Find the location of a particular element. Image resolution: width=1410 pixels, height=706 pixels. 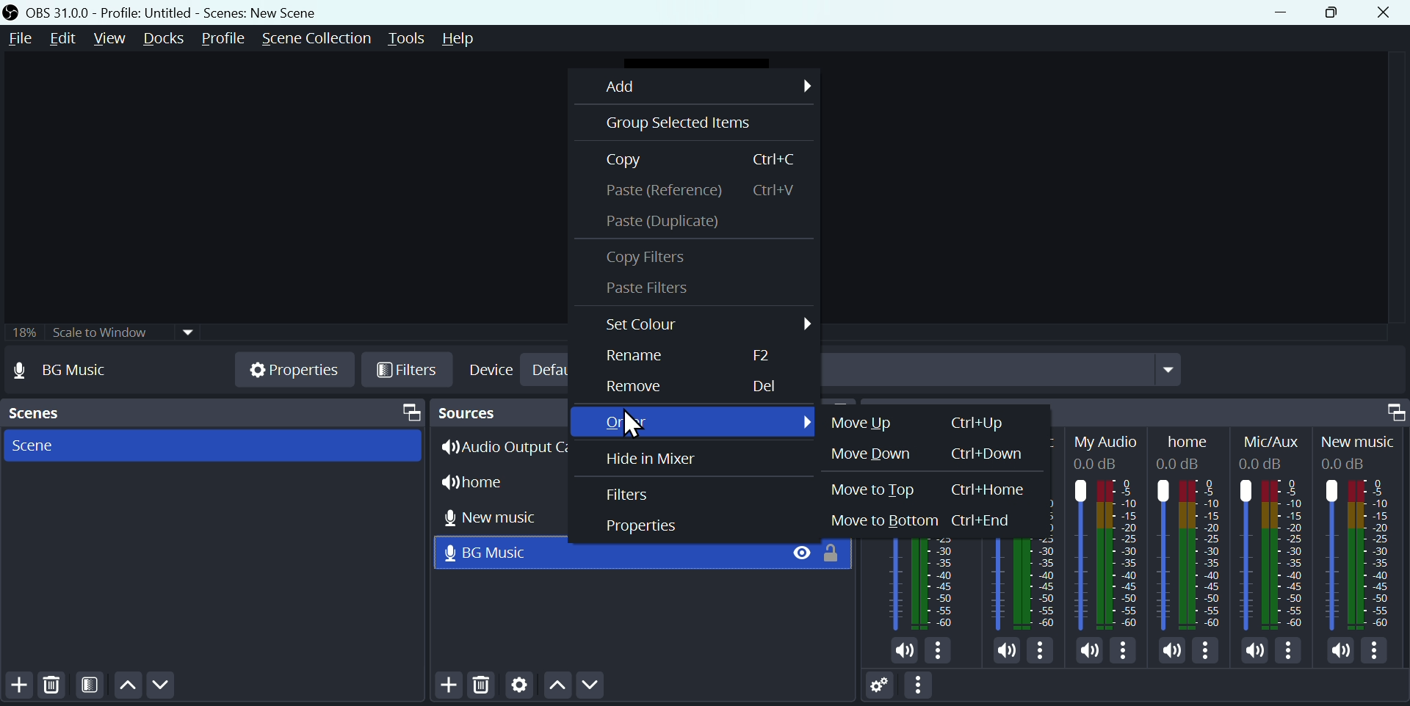

Mute/Unmuite is located at coordinates (1088, 652).